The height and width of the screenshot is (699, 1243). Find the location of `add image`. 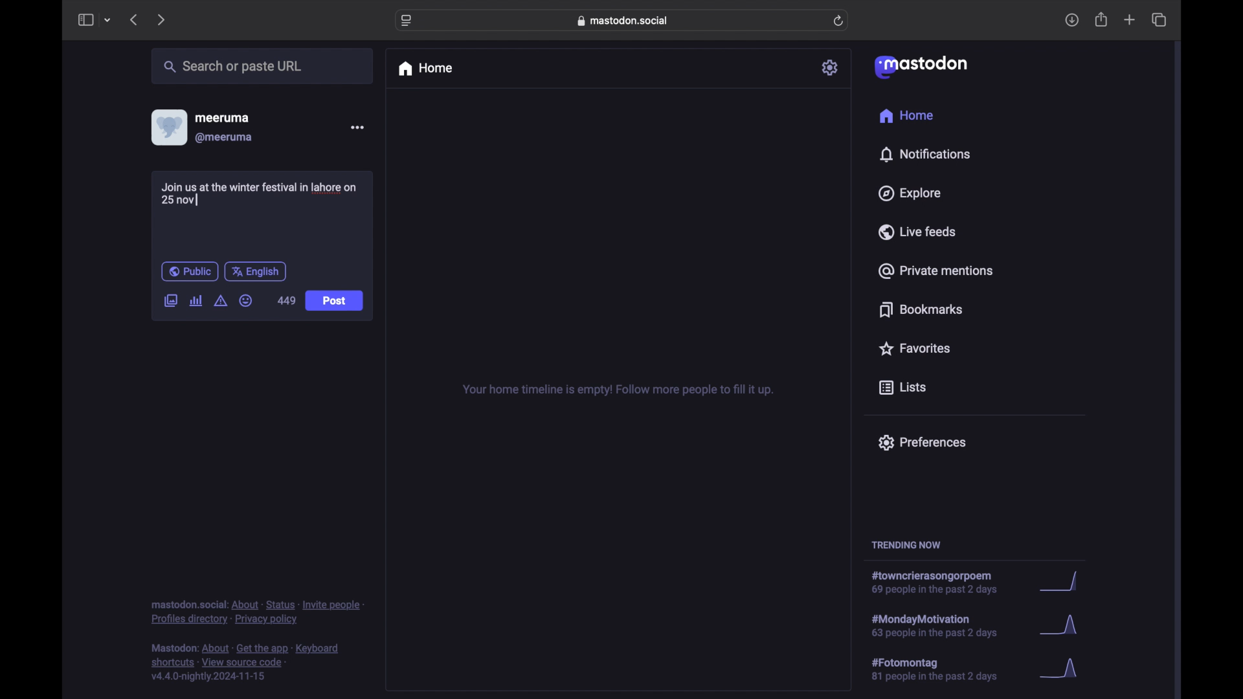

add image is located at coordinates (170, 302).